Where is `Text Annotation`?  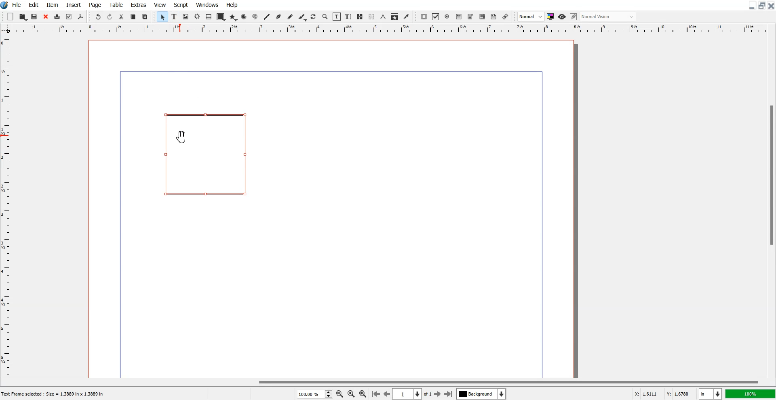 Text Annotation is located at coordinates (493, 17).